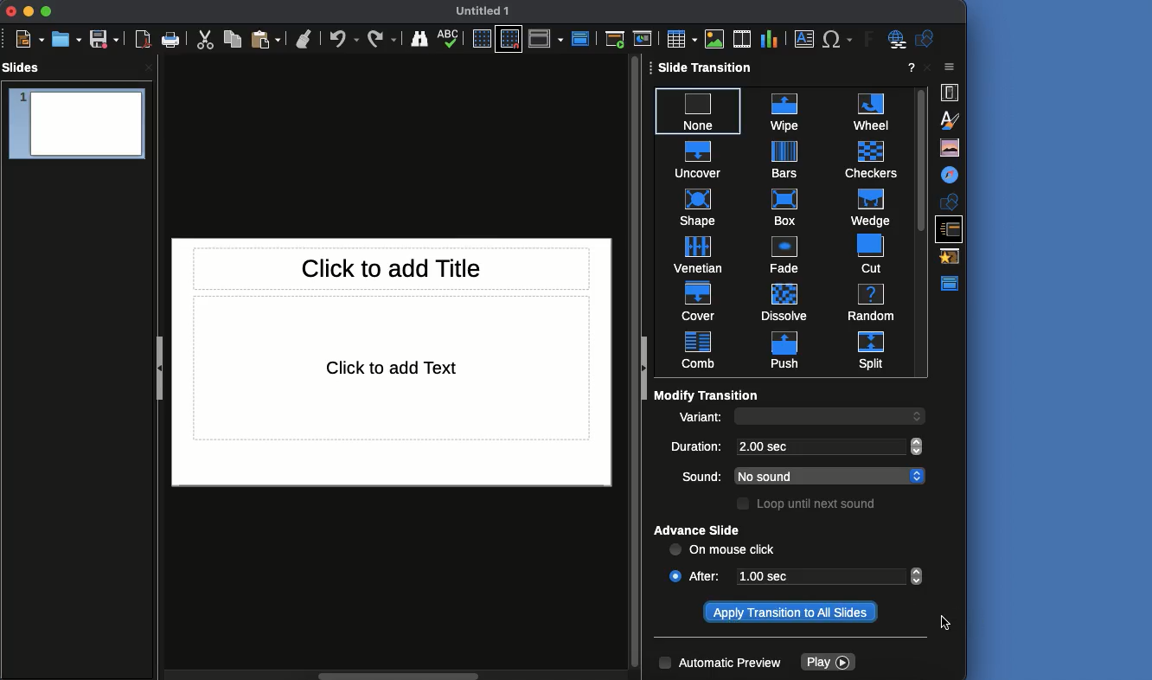  What do you see at coordinates (918, 476) in the screenshot?
I see `scroll` at bounding box center [918, 476].